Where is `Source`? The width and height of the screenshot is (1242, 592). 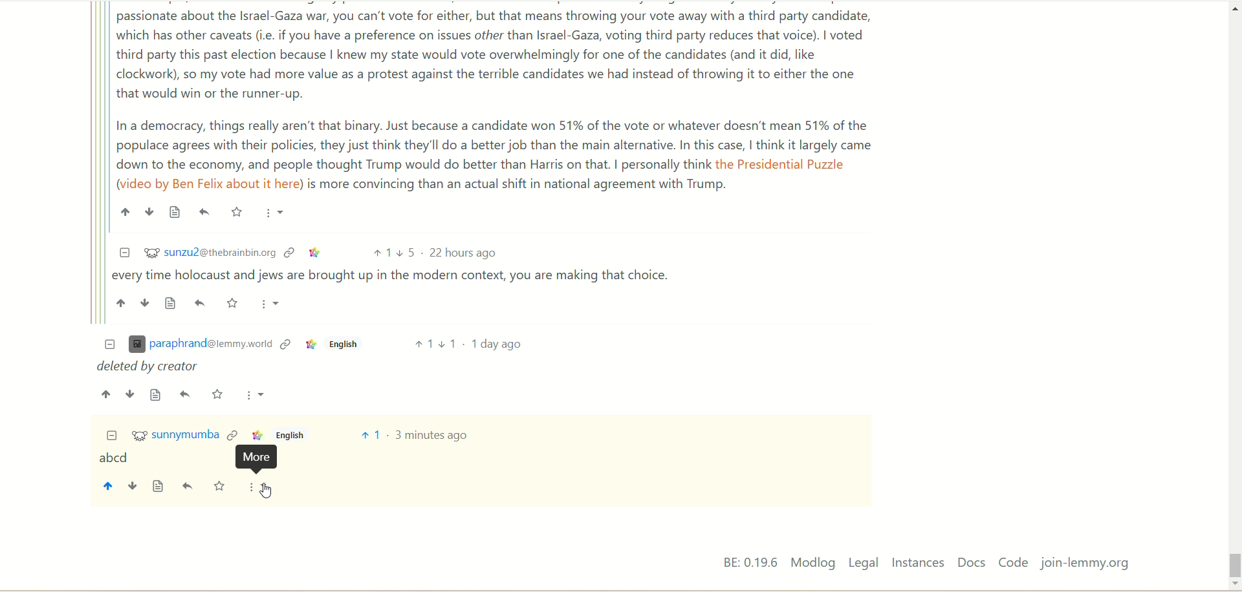
Source is located at coordinates (172, 302).